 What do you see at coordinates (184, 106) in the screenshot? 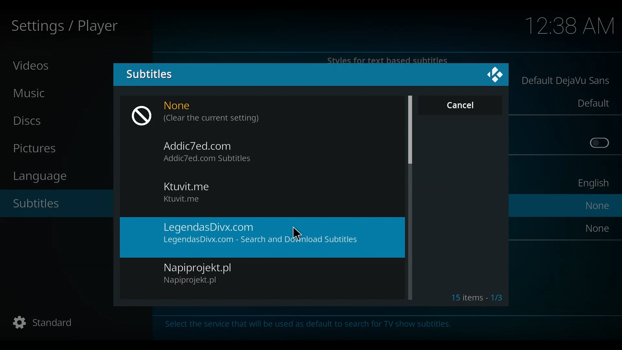
I see `None` at bounding box center [184, 106].